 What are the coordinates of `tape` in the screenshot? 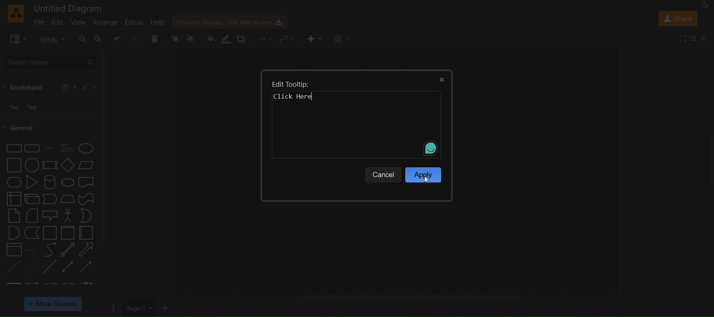 It's located at (86, 199).